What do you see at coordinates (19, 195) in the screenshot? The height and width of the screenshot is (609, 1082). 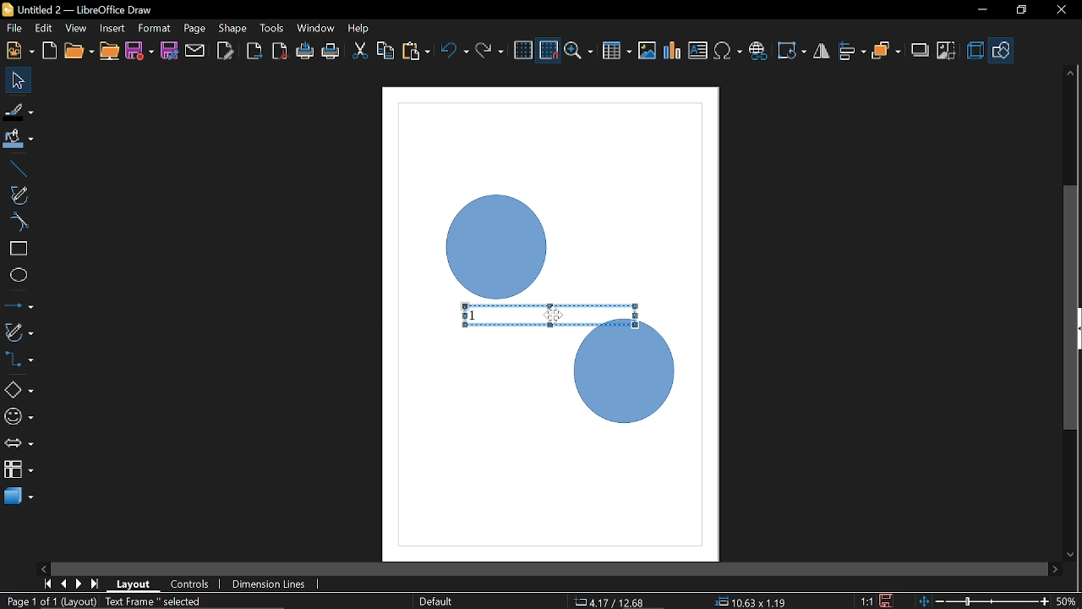 I see `Free from line` at bounding box center [19, 195].